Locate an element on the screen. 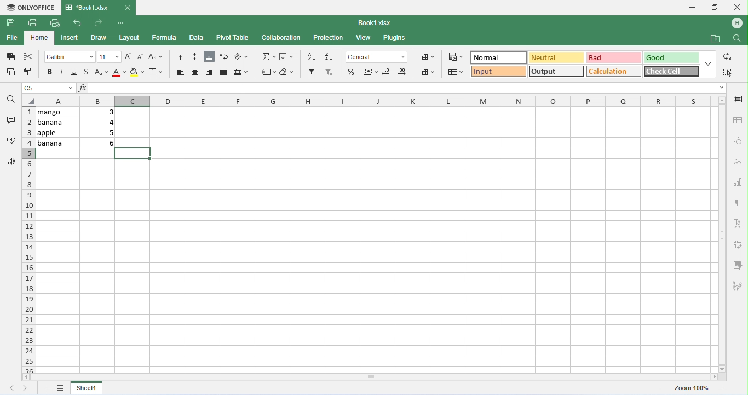 The height and width of the screenshot is (395, 748). 4 is located at coordinates (108, 122).